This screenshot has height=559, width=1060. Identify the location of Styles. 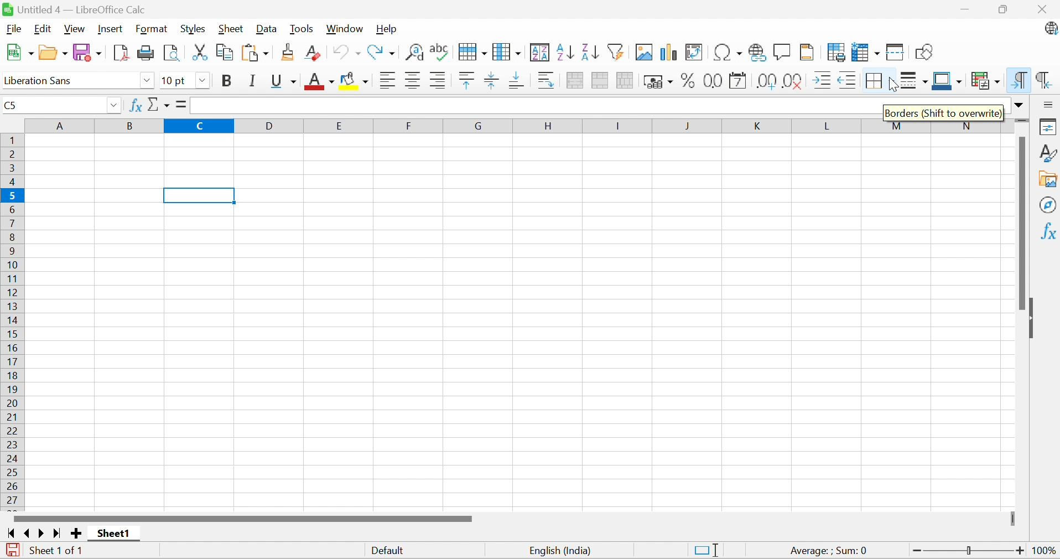
(1049, 152).